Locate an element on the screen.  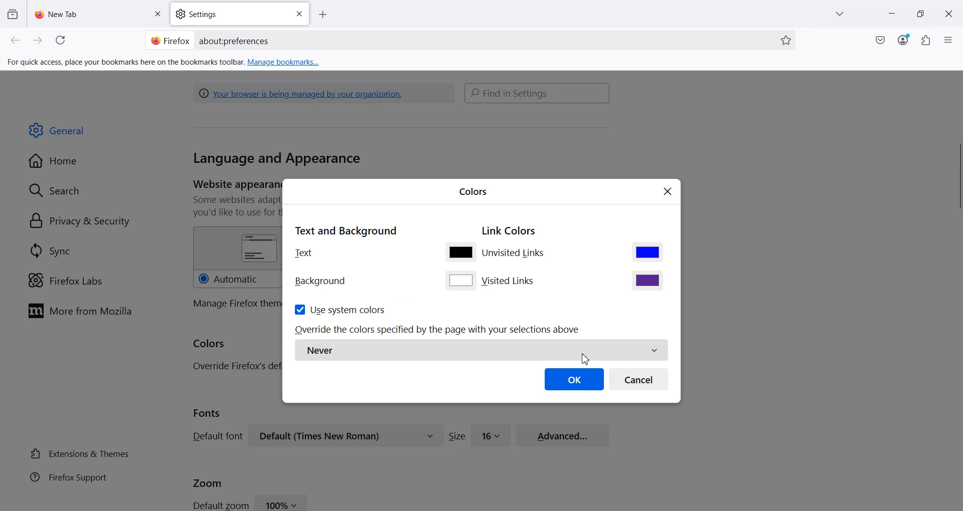
Backward is located at coordinates (16, 41).